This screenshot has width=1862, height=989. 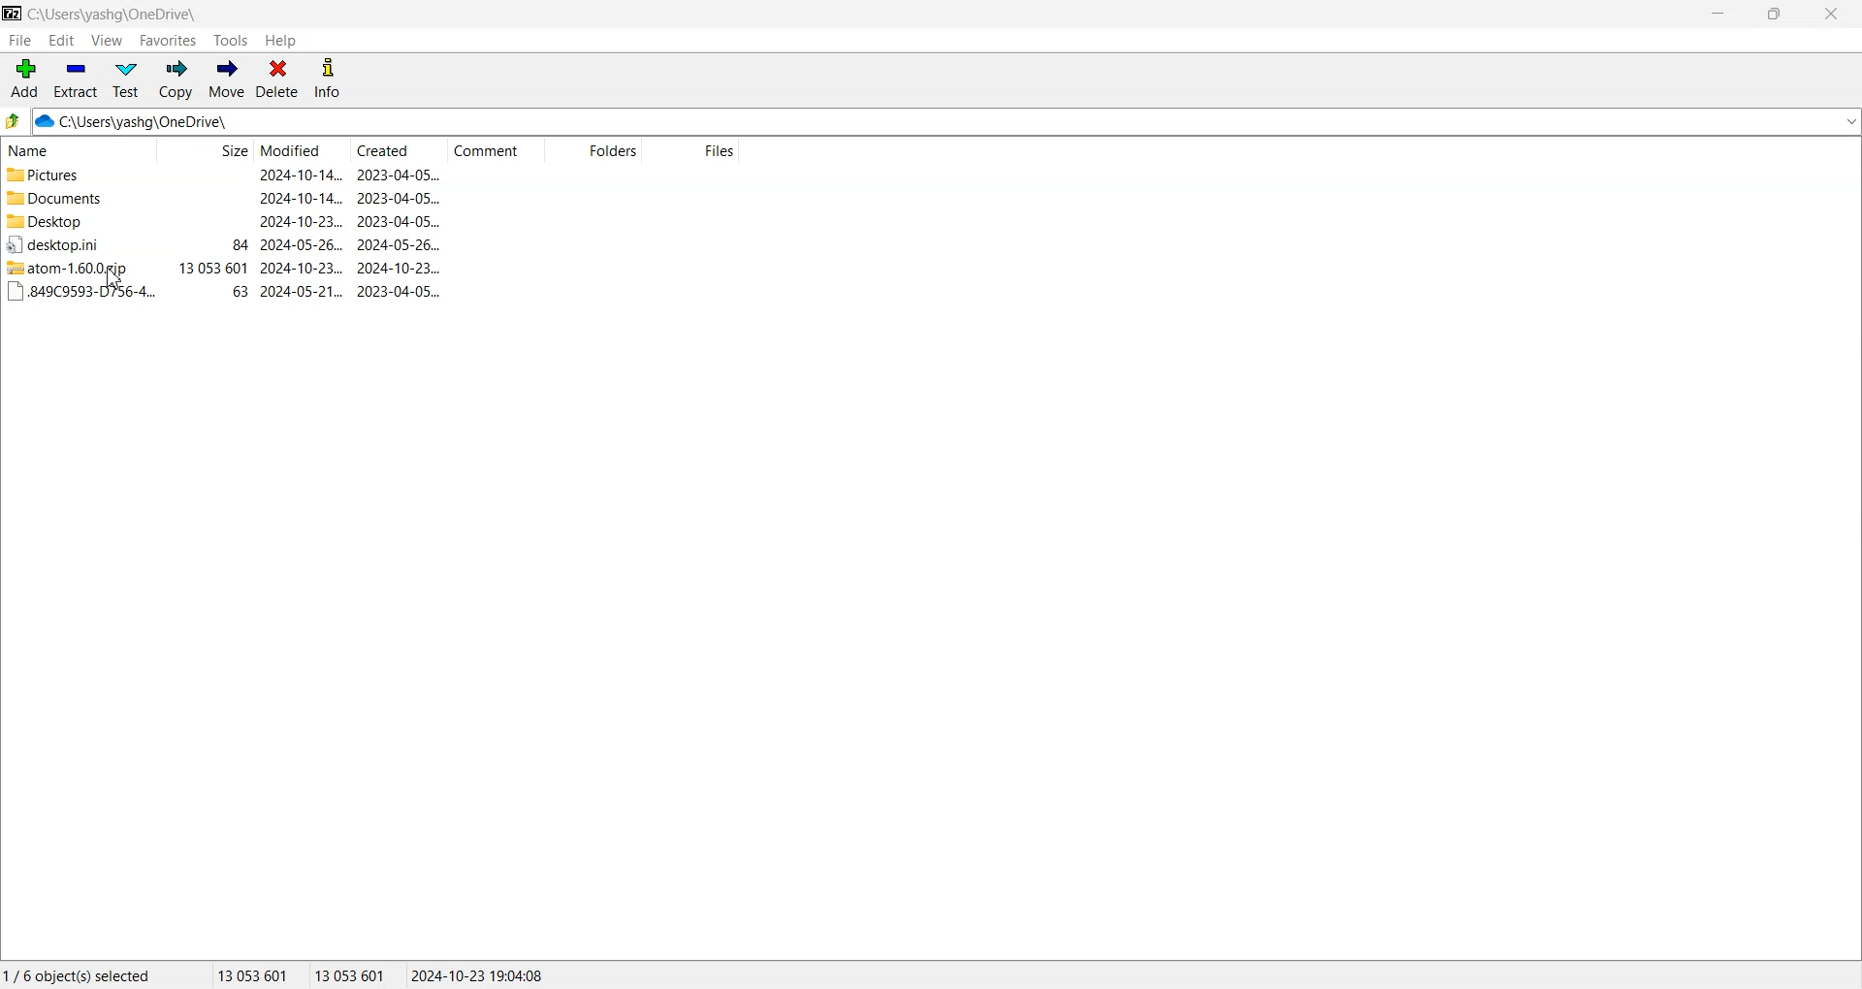 I want to click on Desktop File, so click(x=74, y=221).